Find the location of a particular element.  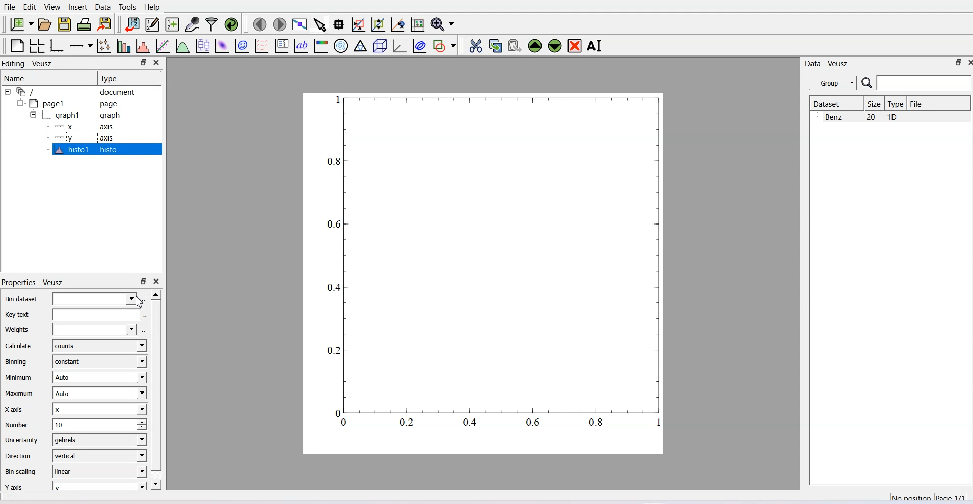

Draw rectangle to zoom graph axes is located at coordinates (359, 24).